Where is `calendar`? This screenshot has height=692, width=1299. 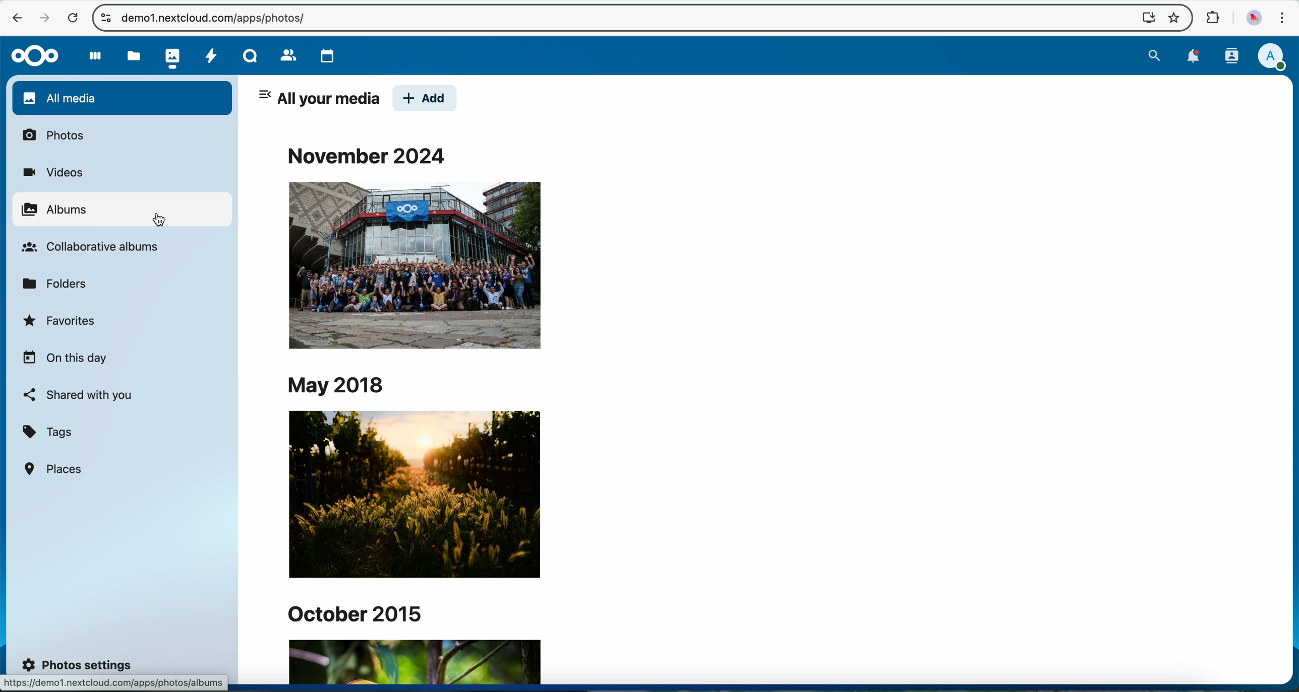 calendar is located at coordinates (325, 53).